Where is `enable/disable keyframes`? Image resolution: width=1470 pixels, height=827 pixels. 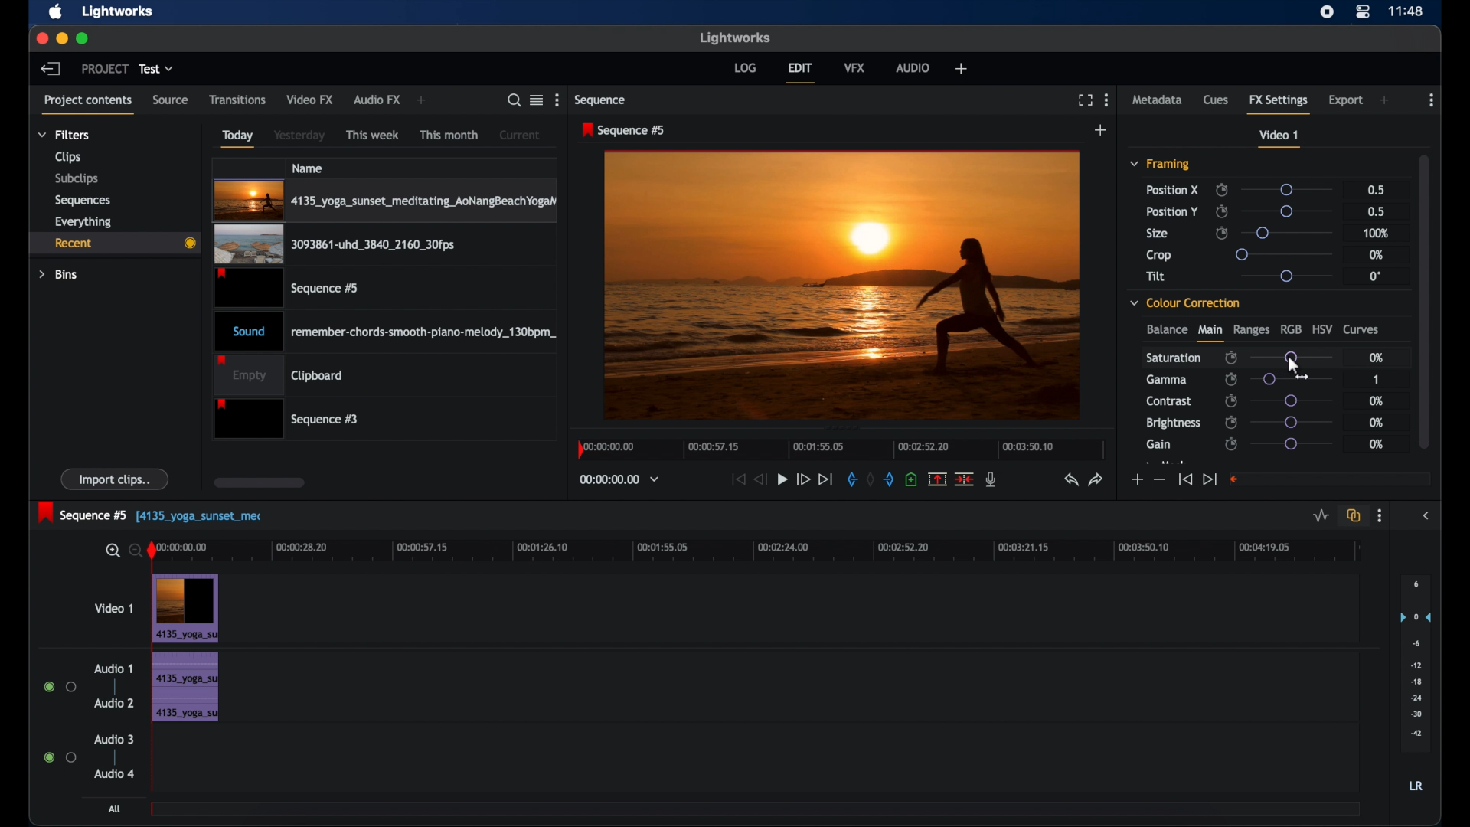 enable/disable keyframes is located at coordinates (1221, 190).